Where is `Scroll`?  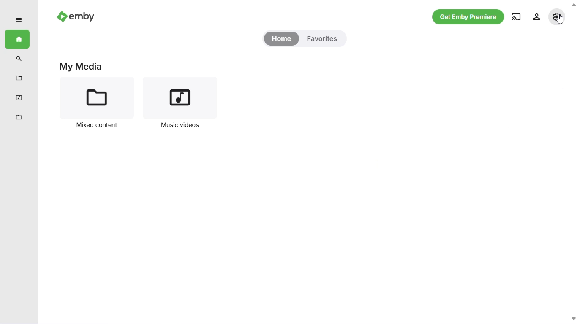 Scroll is located at coordinates (572, 162).